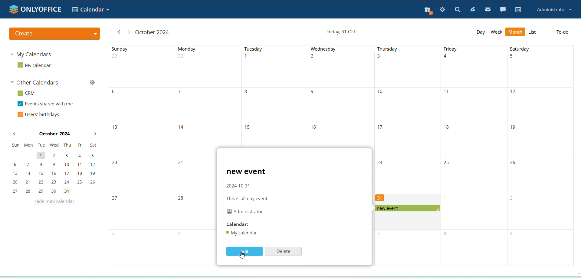  What do you see at coordinates (480, 32) in the screenshot?
I see `day view` at bounding box center [480, 32].